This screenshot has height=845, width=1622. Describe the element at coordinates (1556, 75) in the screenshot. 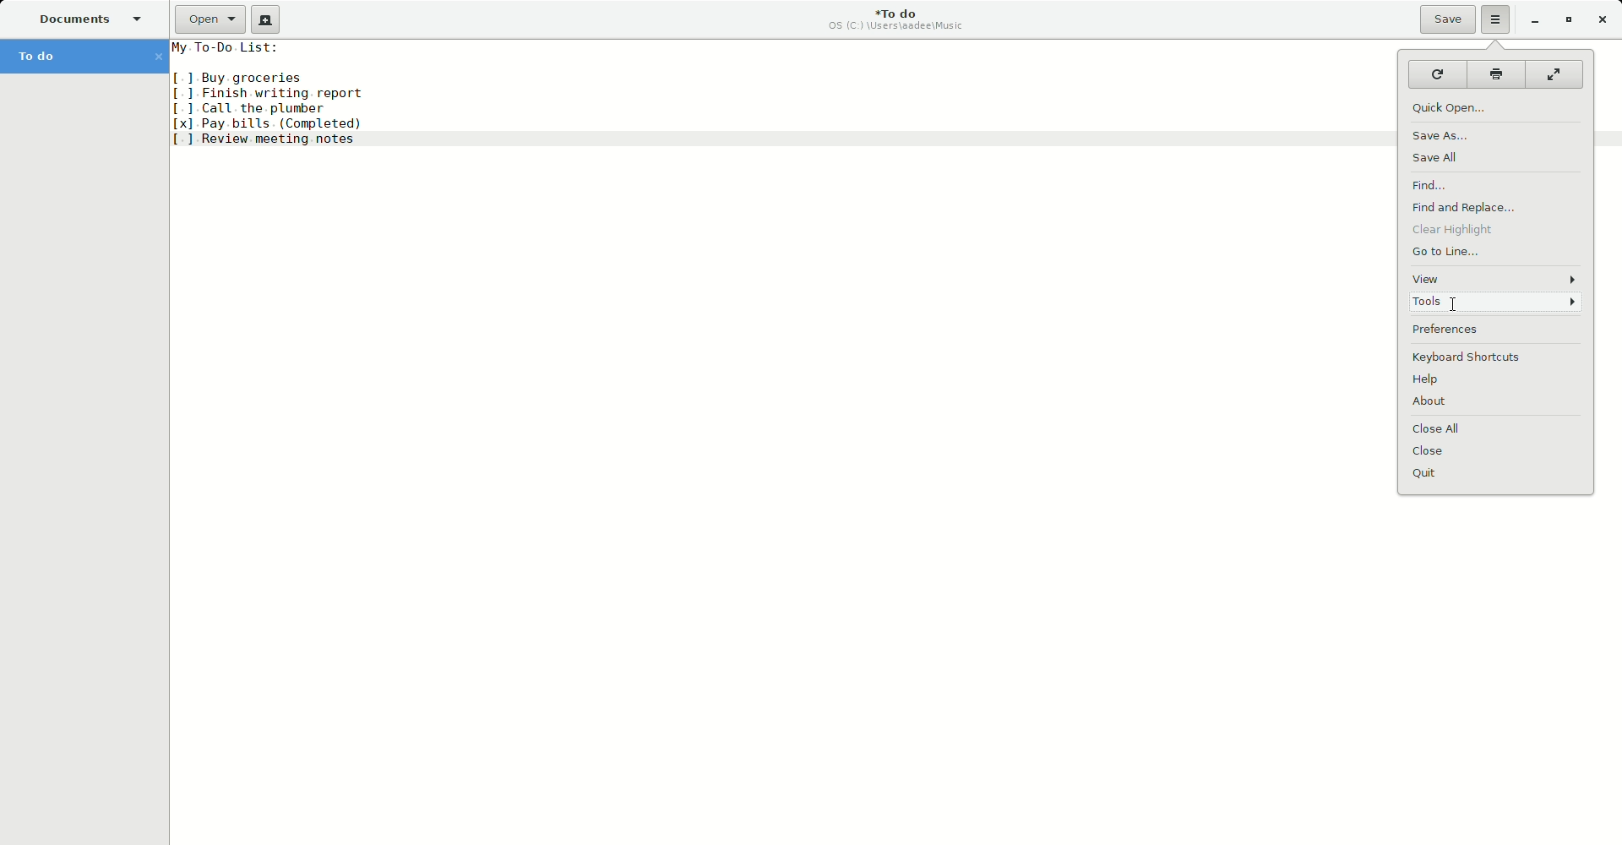

I see `Fullscreen` at that location.